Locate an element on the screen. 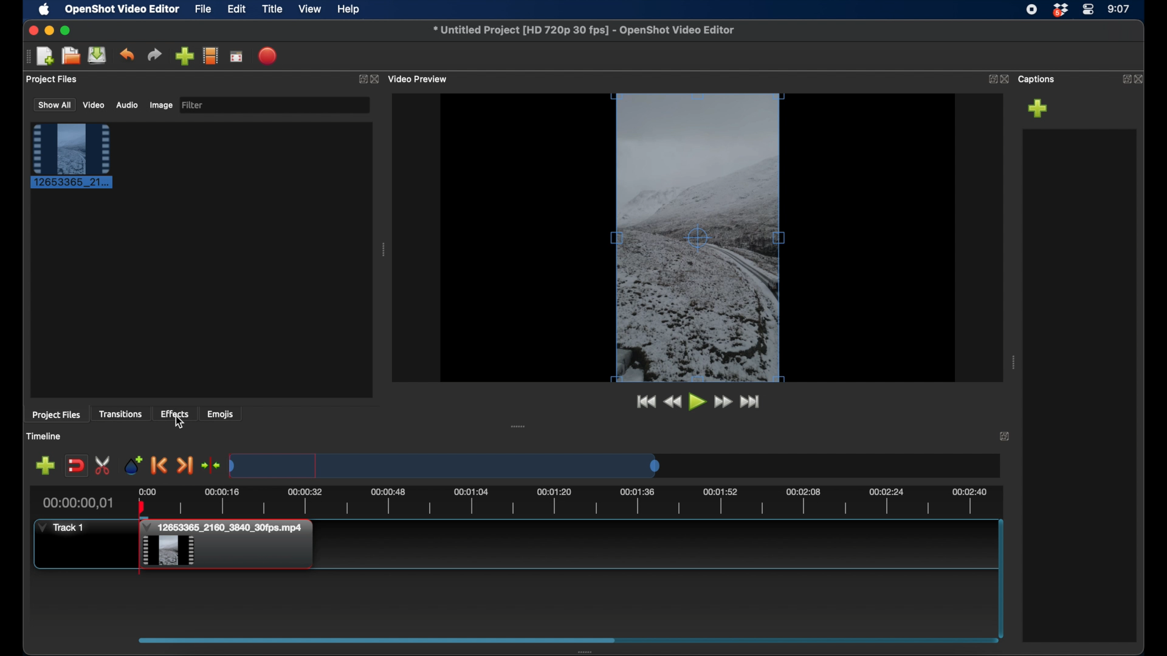 Image resolution: width=1167 pixels, height=656 pixels. maximize is located at coordinates (67, 30).